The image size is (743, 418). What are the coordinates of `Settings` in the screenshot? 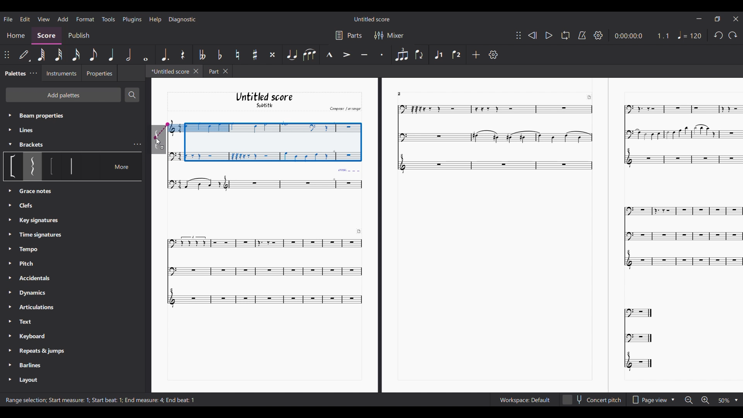 It's located at (493, 55).